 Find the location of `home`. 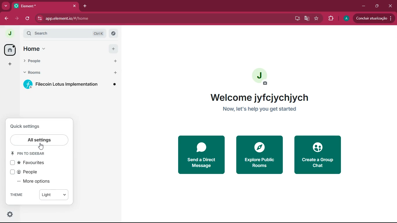

home is located at coordinates (60, 49).